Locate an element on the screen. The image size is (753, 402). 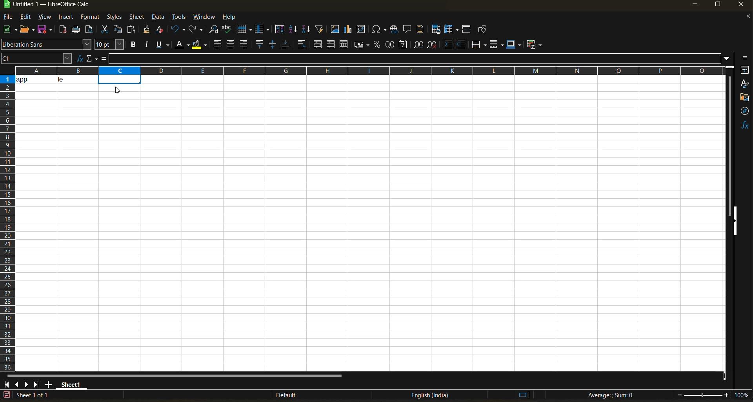
sheet name is located at coordinates (70, 383).